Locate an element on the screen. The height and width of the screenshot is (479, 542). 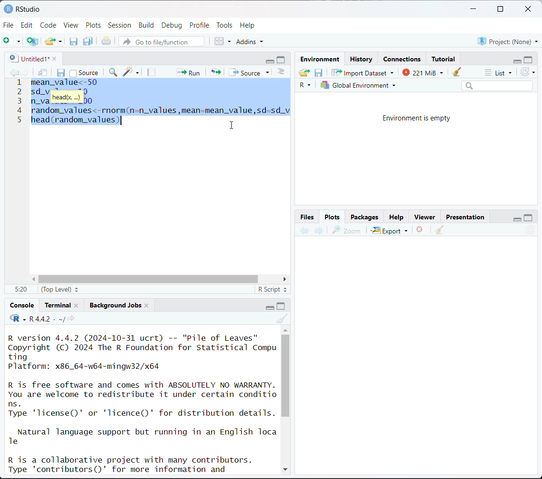
up is located at coordinates (285, 329).